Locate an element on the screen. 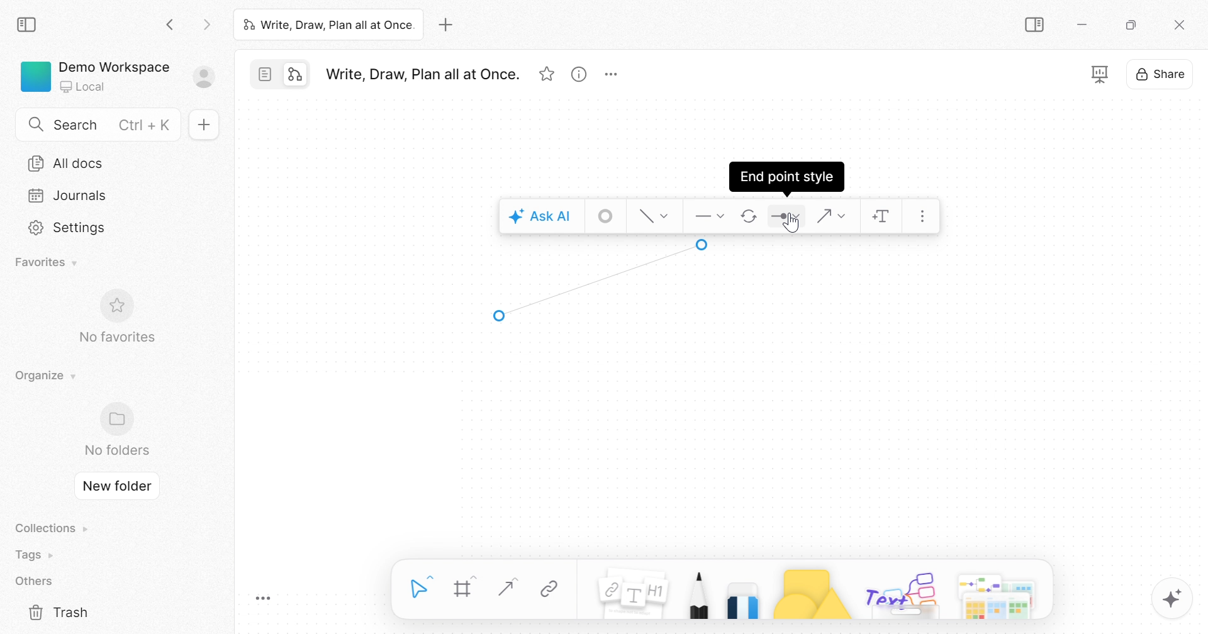 The image size is (1208, 634). Organize is located at coordinates (42, 375).